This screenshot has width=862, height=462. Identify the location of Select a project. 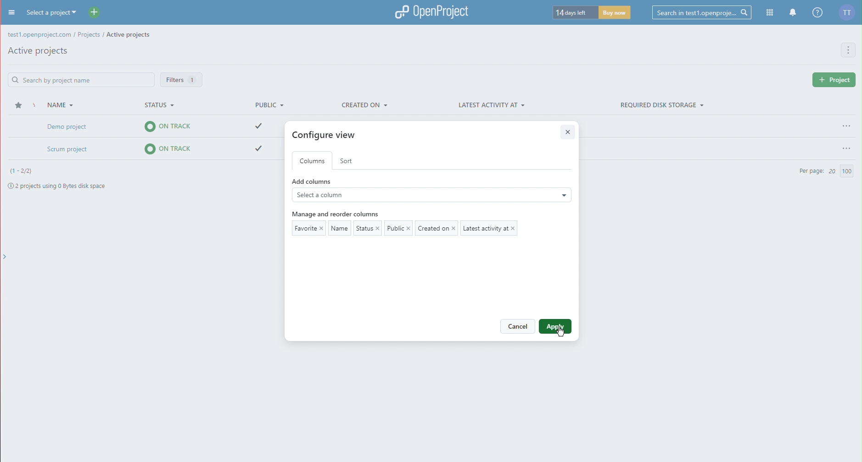
(63, 12).